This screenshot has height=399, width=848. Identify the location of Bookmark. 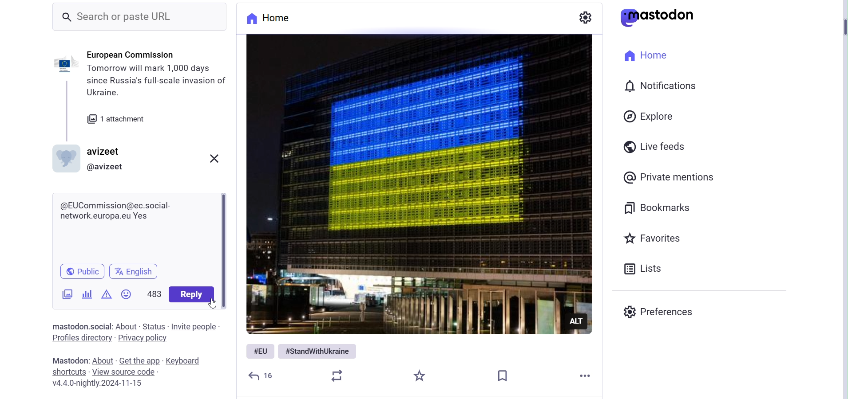
(503, 374).